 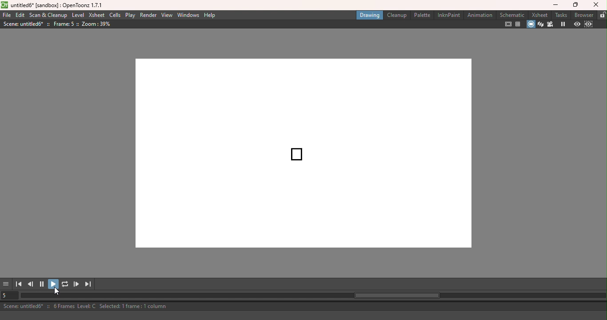 I want to click on Previous frame, so click(x=31, y=284).